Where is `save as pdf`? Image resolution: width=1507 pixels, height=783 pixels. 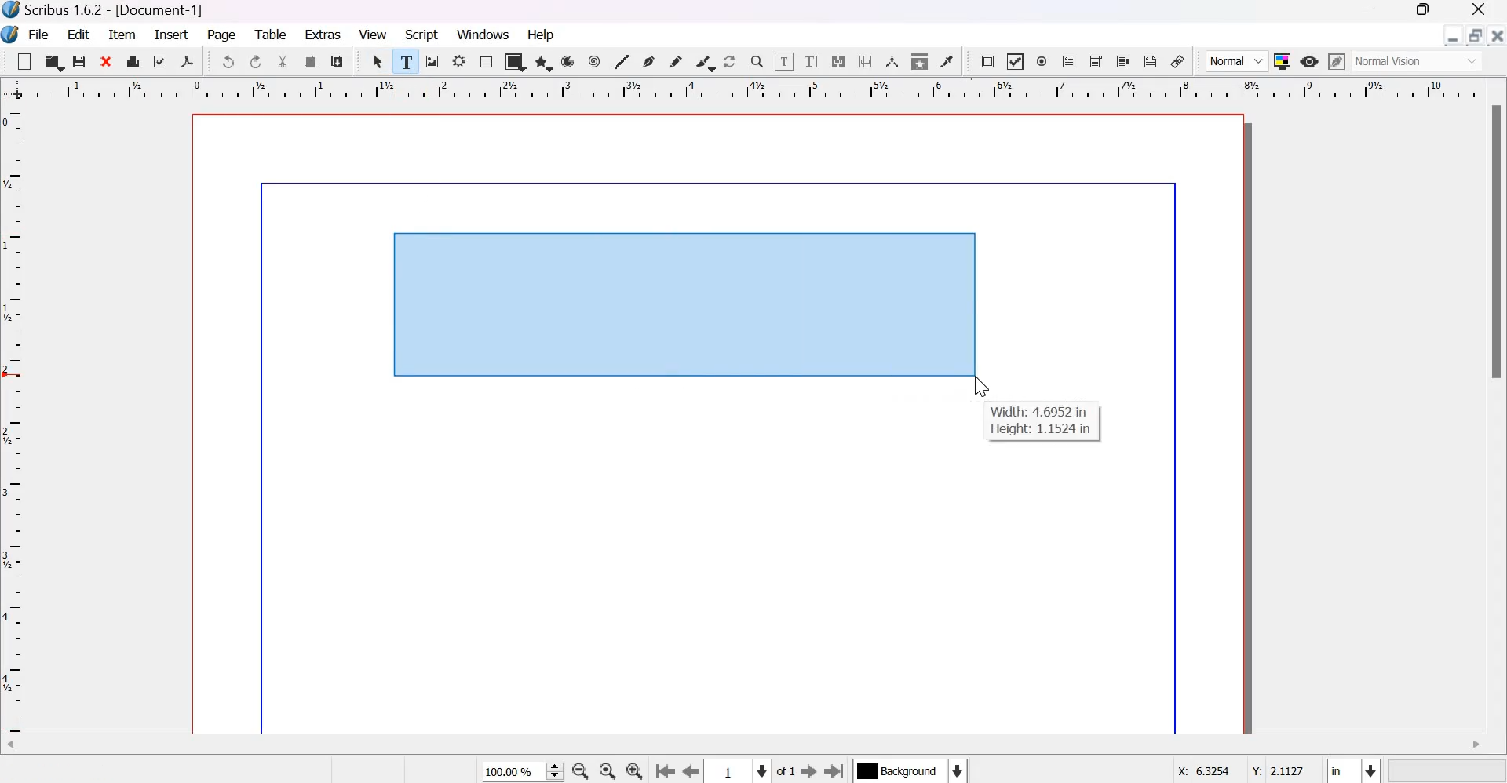 save as pdf is located at coordinates (187, 61).